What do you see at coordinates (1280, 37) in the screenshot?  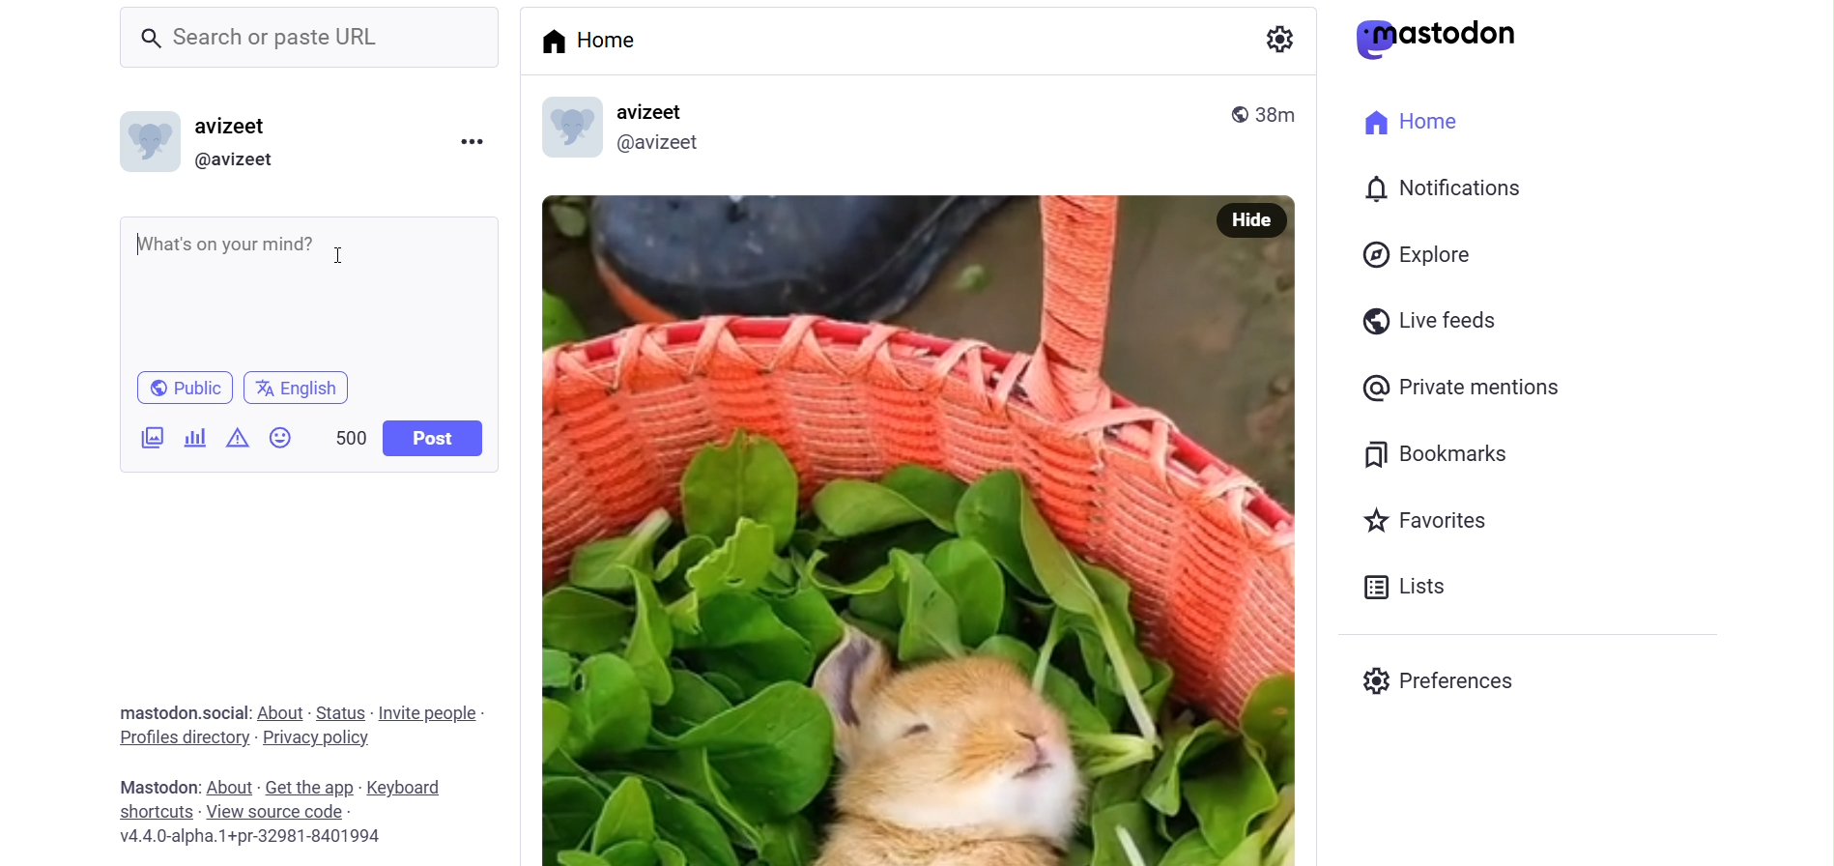 I see `Setting` at bounding box center [1280, 37].